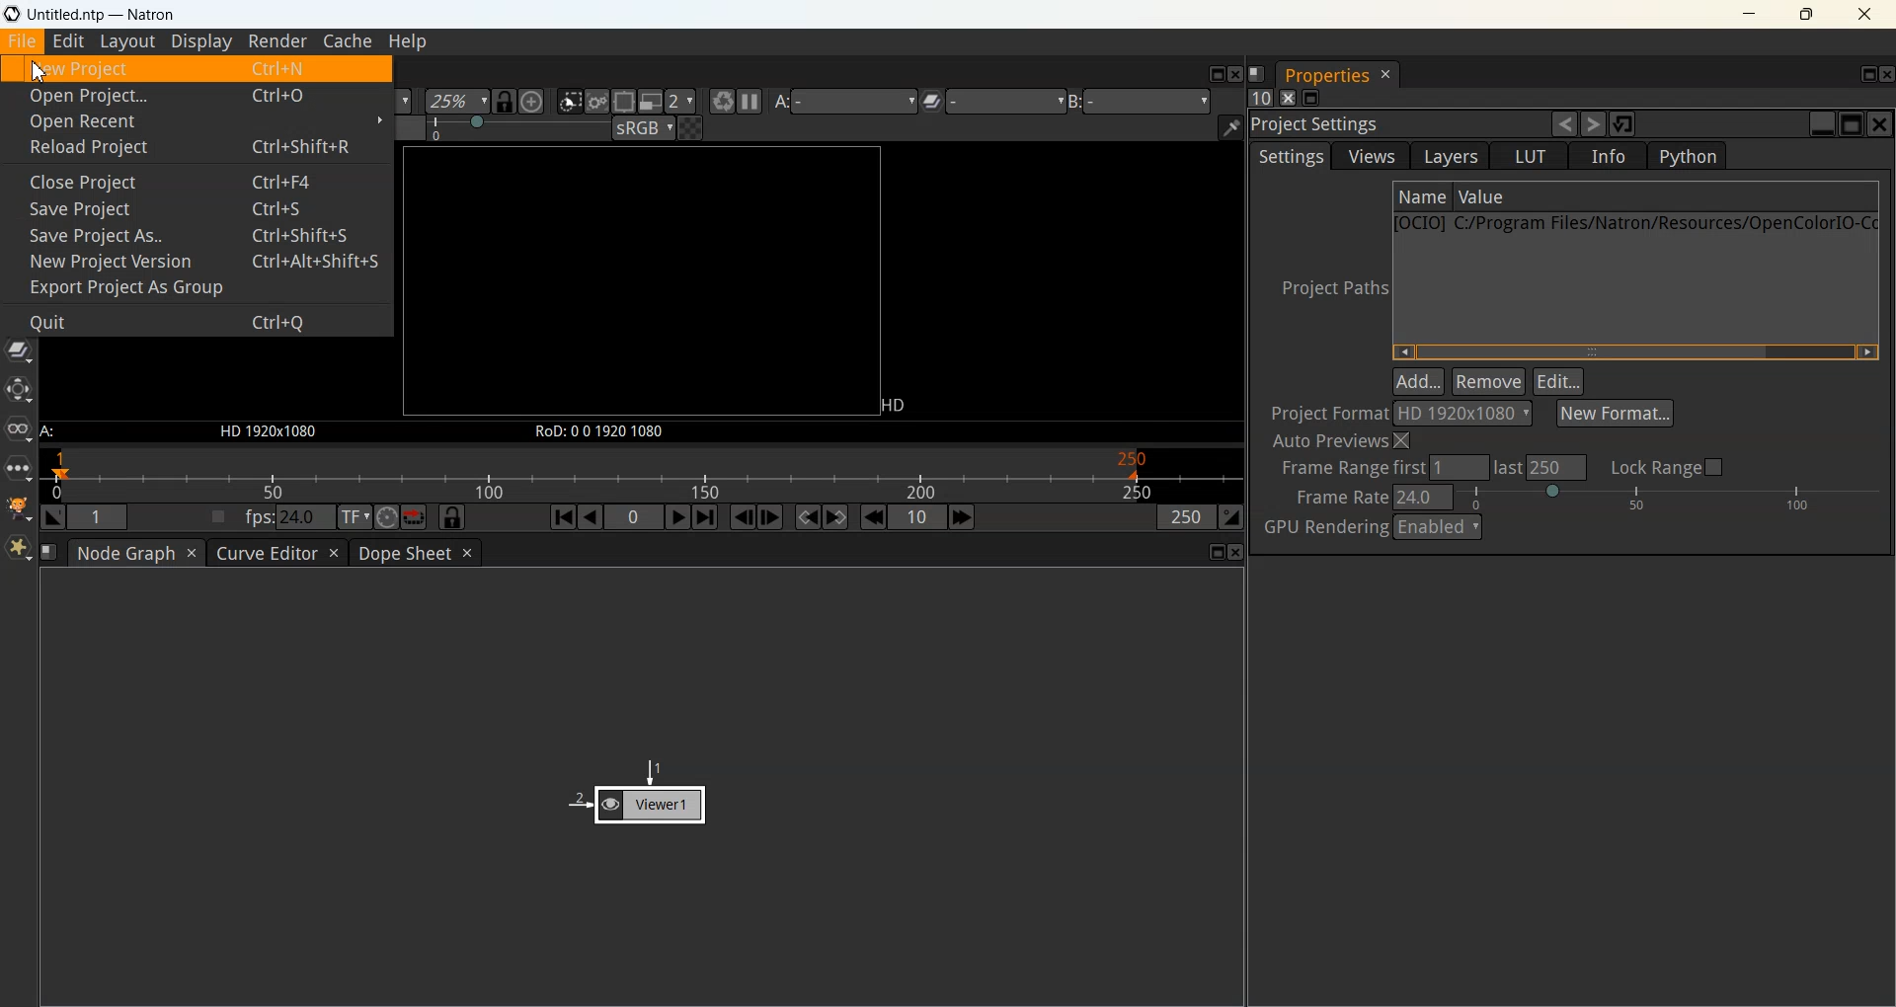  What do you see at coordinates (1344, 442) in the screenshot?
I see `Enable Auto Preview` at bounding box center [1344, 442].